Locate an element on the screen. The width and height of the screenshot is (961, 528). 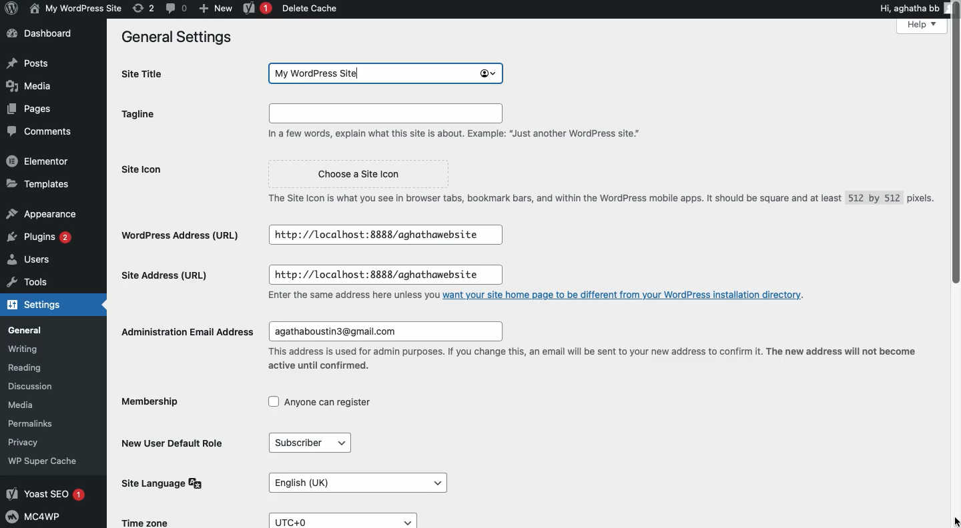
Hi, aghatha bb is located at coordinates (910, 9).